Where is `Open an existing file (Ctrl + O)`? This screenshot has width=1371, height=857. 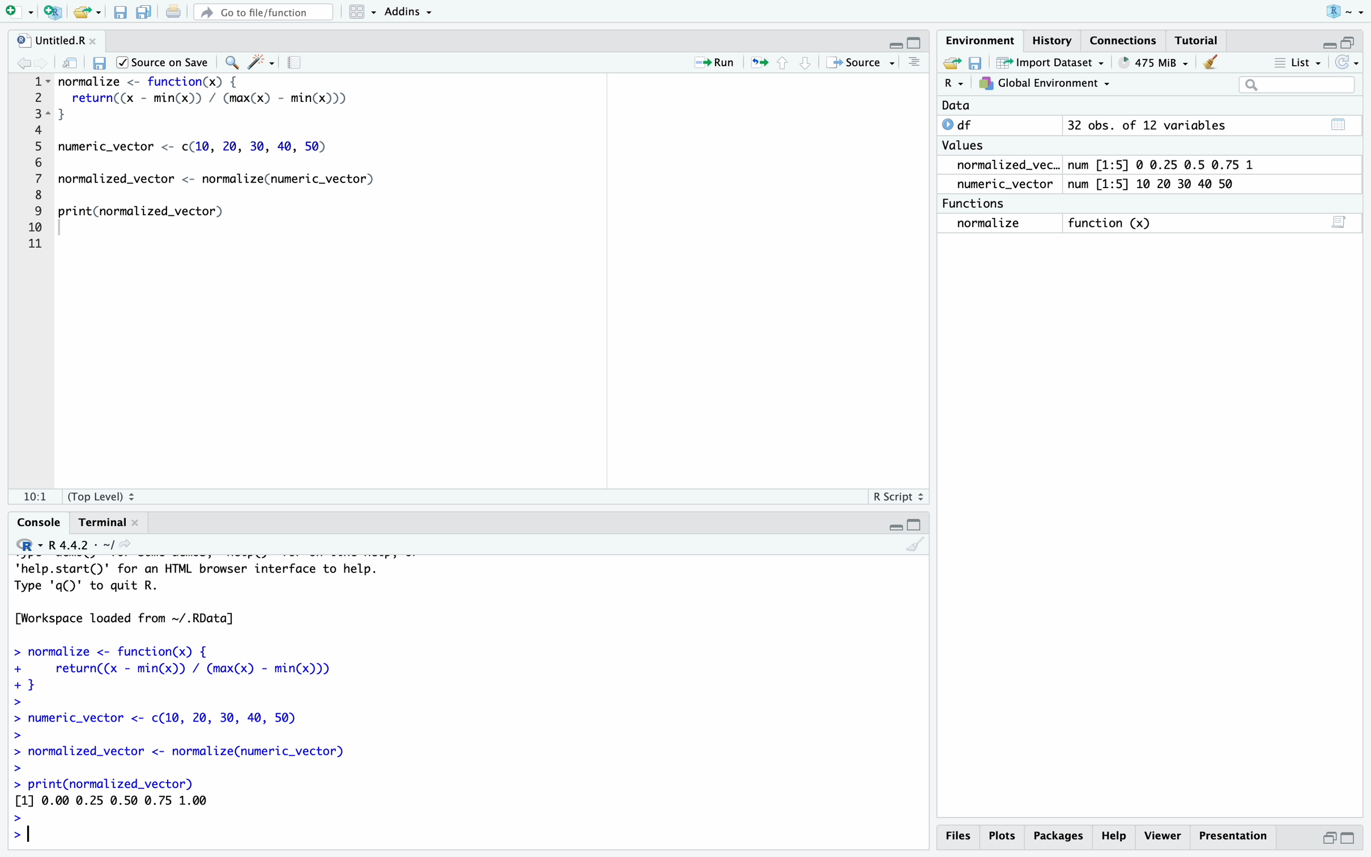
Open an existing file (Ctrl + O) is located at coordinates (87, 14).